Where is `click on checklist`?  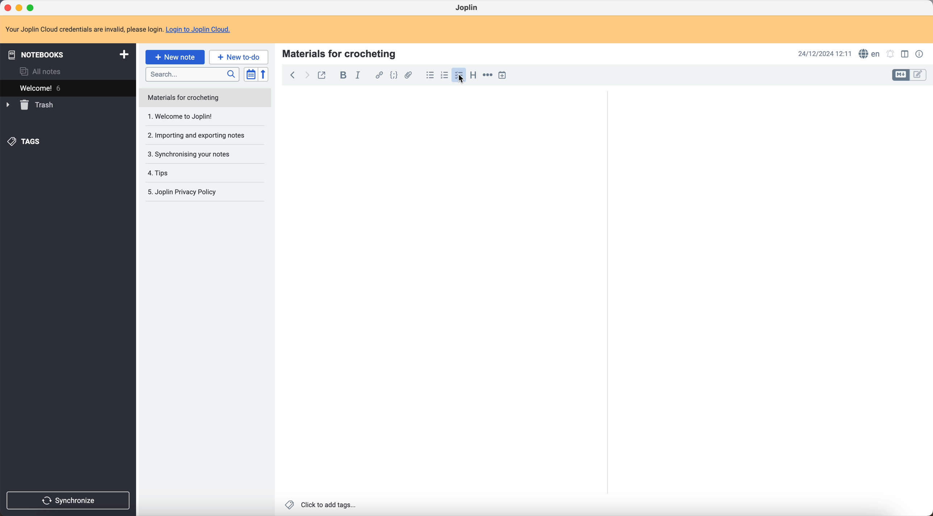 click on checklist is located at coordinates (460, 75).